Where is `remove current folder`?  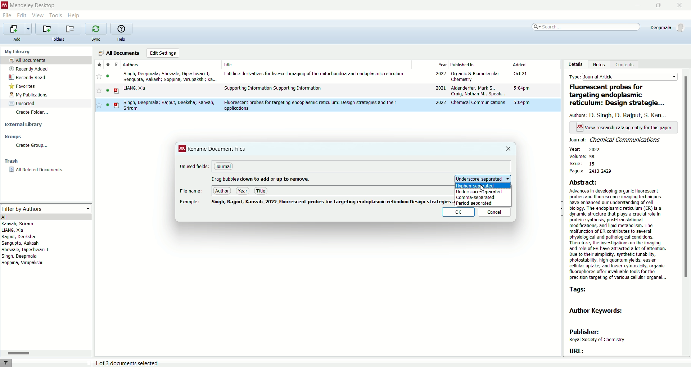 remove current folder is located at coordinates (71, 29).